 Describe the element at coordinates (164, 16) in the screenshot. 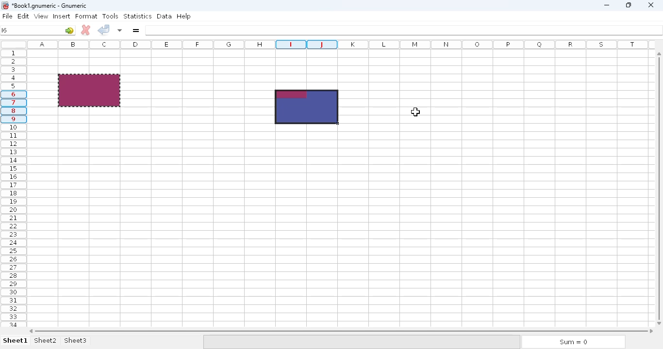

I see `data` at that location.